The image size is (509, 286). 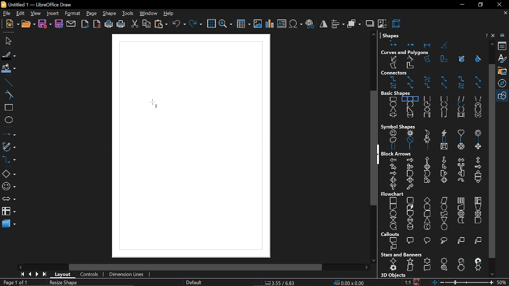 What do you see at coordinates (89, 275) in the screenshot?
I see `controls` at bounding box center [89, 275].